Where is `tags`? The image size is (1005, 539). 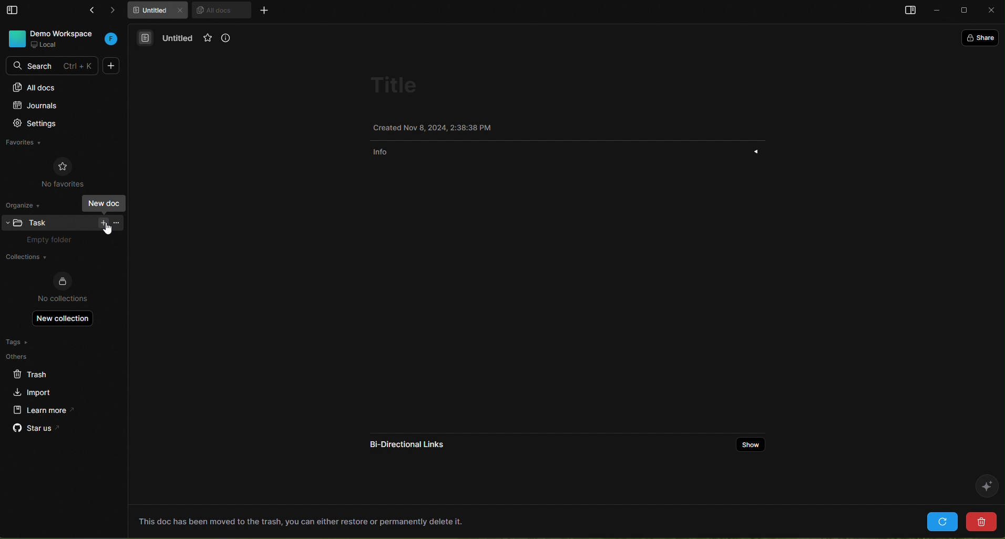 tags is located at coordinates (38, 342).